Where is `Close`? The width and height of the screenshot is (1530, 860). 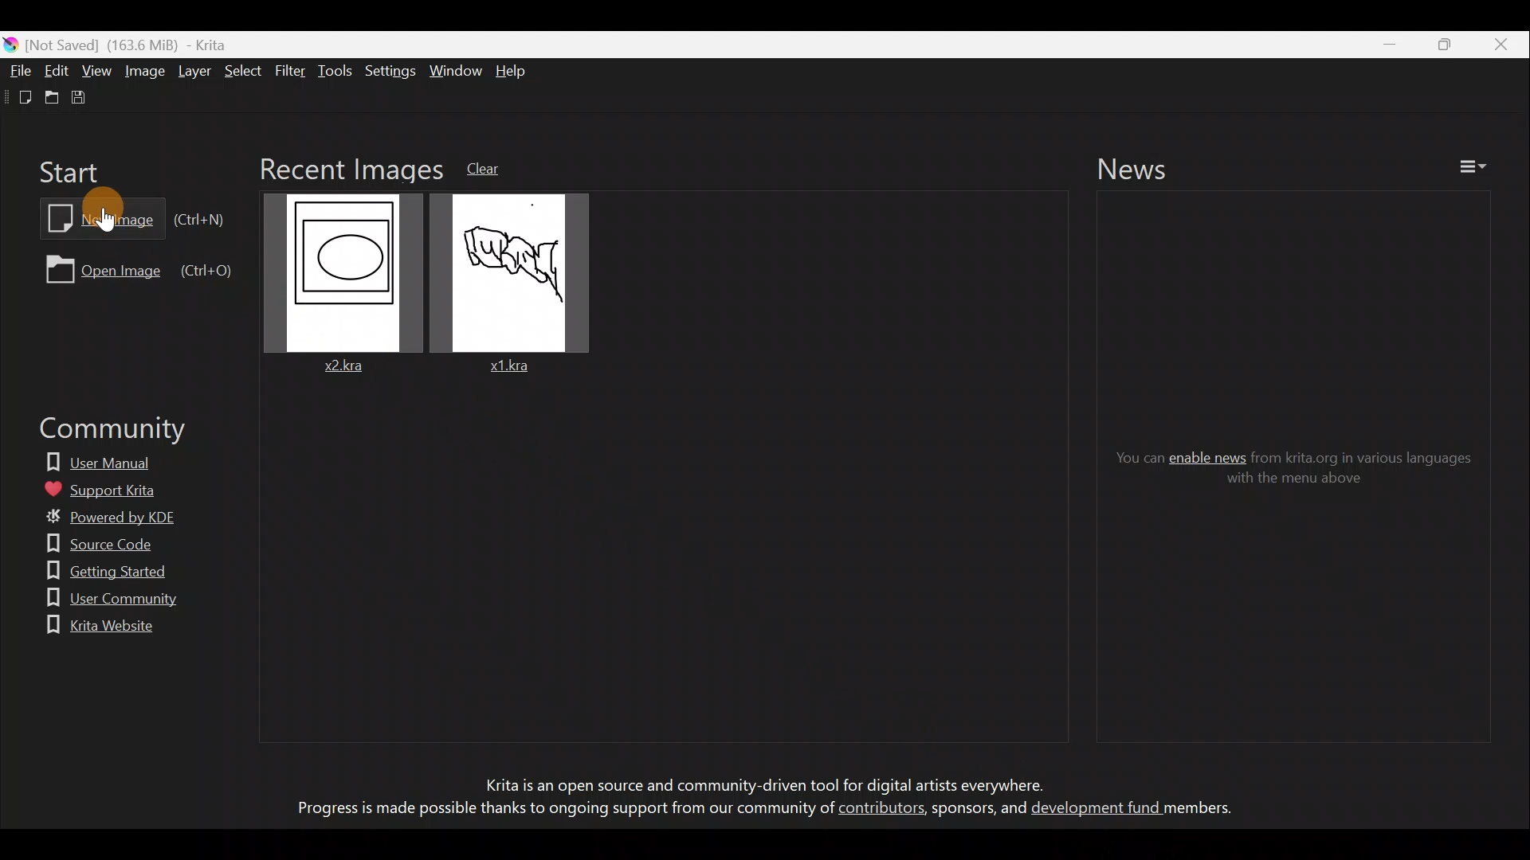
Close is located at coordinates (1501, 44).